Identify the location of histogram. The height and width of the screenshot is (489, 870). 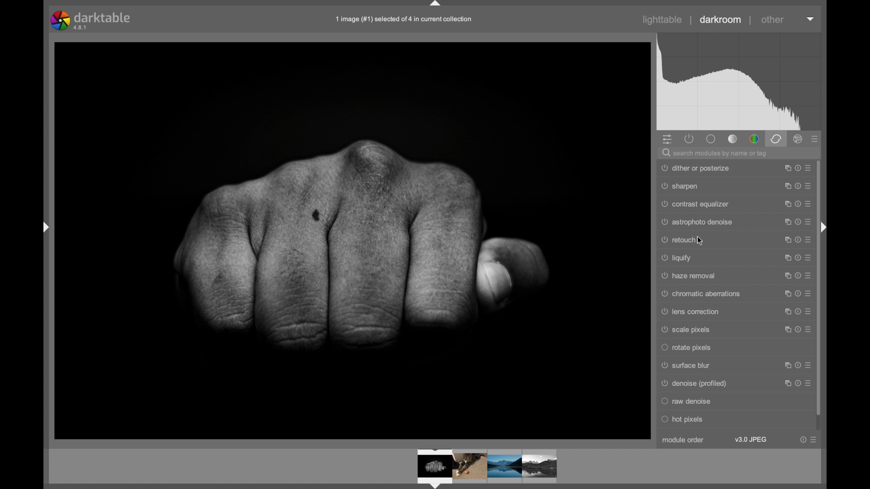
(739, 82).